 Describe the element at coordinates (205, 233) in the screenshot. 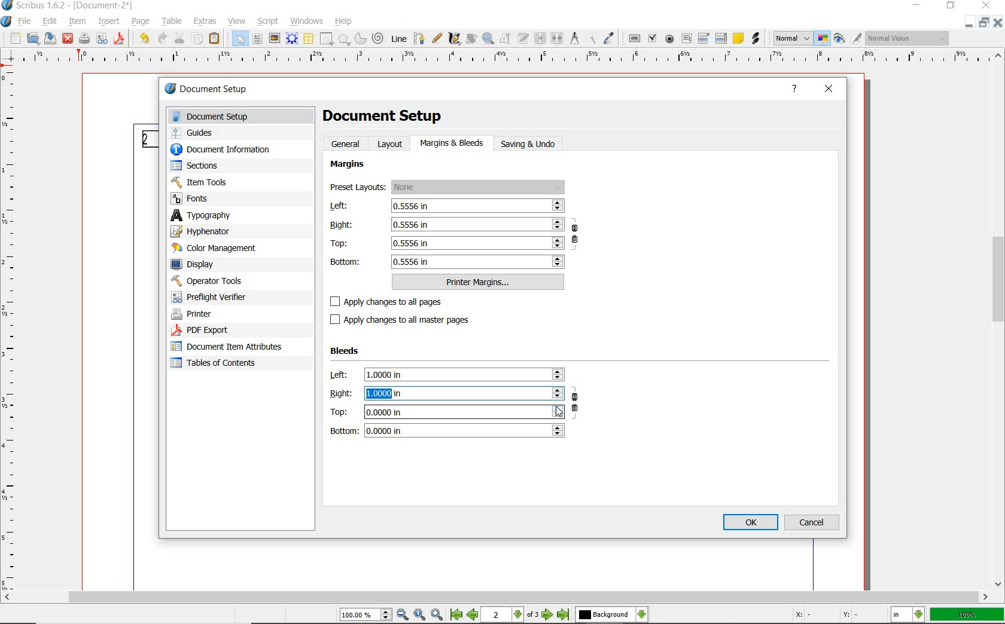

I see `hyphenator` at that location.